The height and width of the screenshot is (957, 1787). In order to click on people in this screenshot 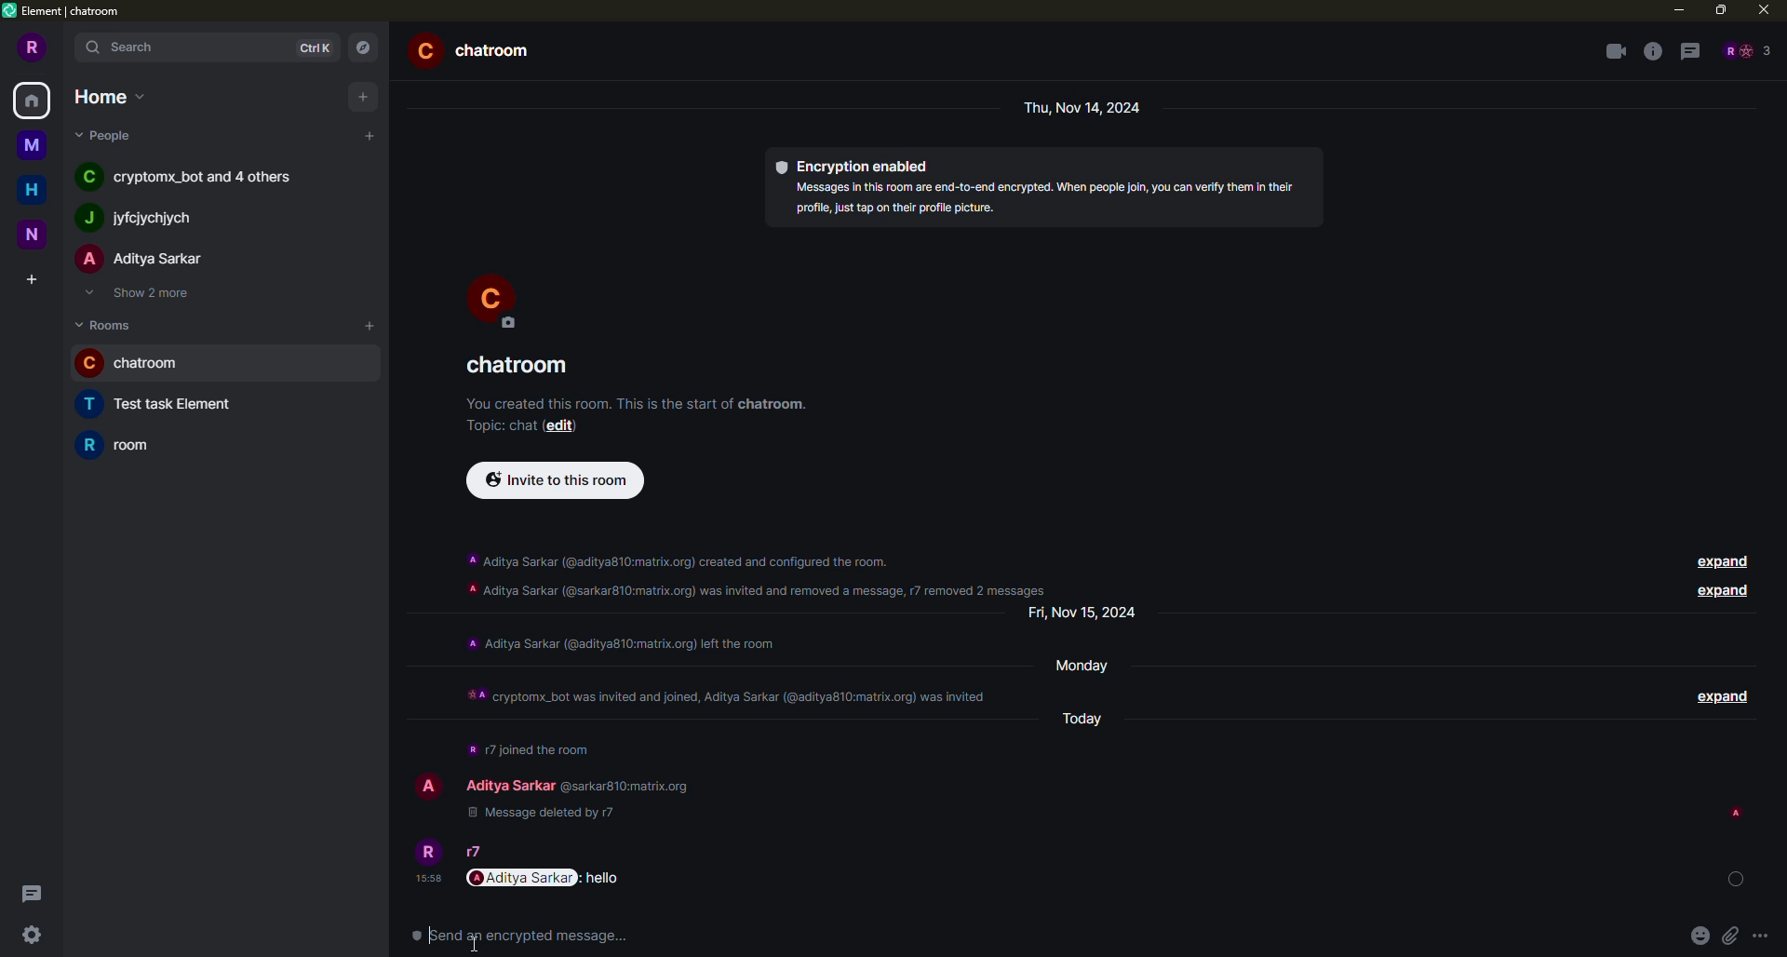, I will do `click(194, 179)`.